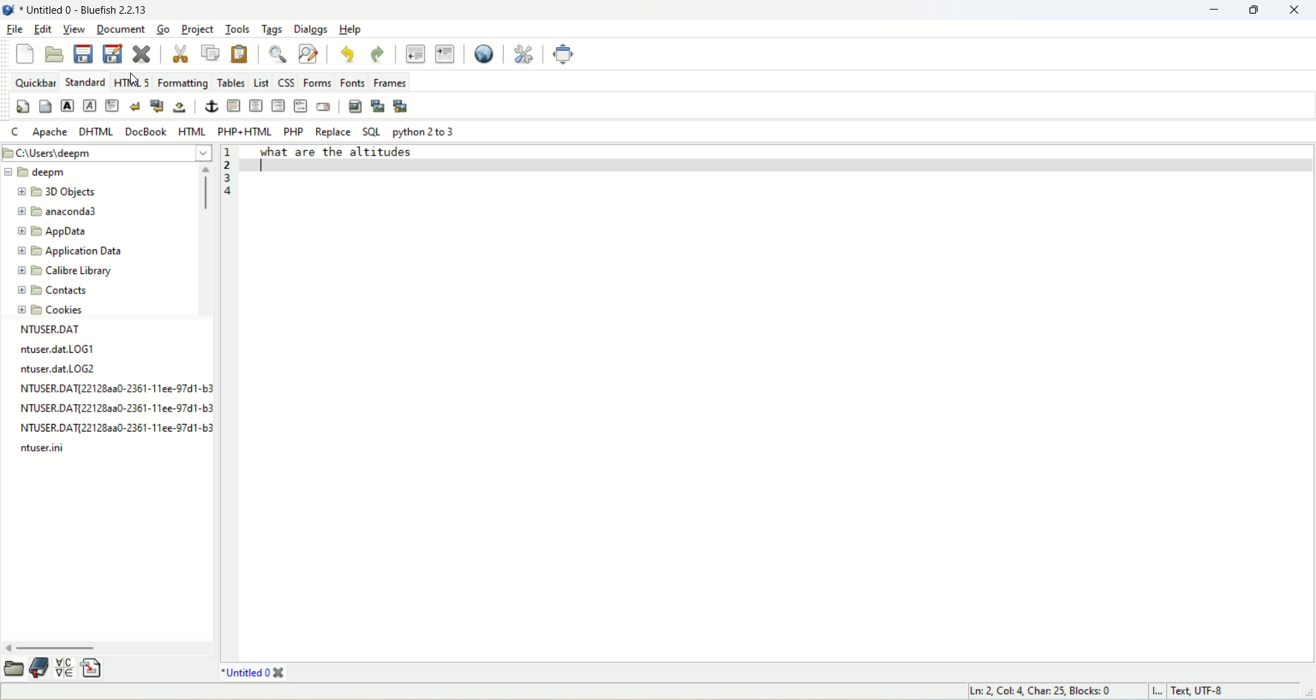  I want to click on advanced find and replace, so click(310, 53).